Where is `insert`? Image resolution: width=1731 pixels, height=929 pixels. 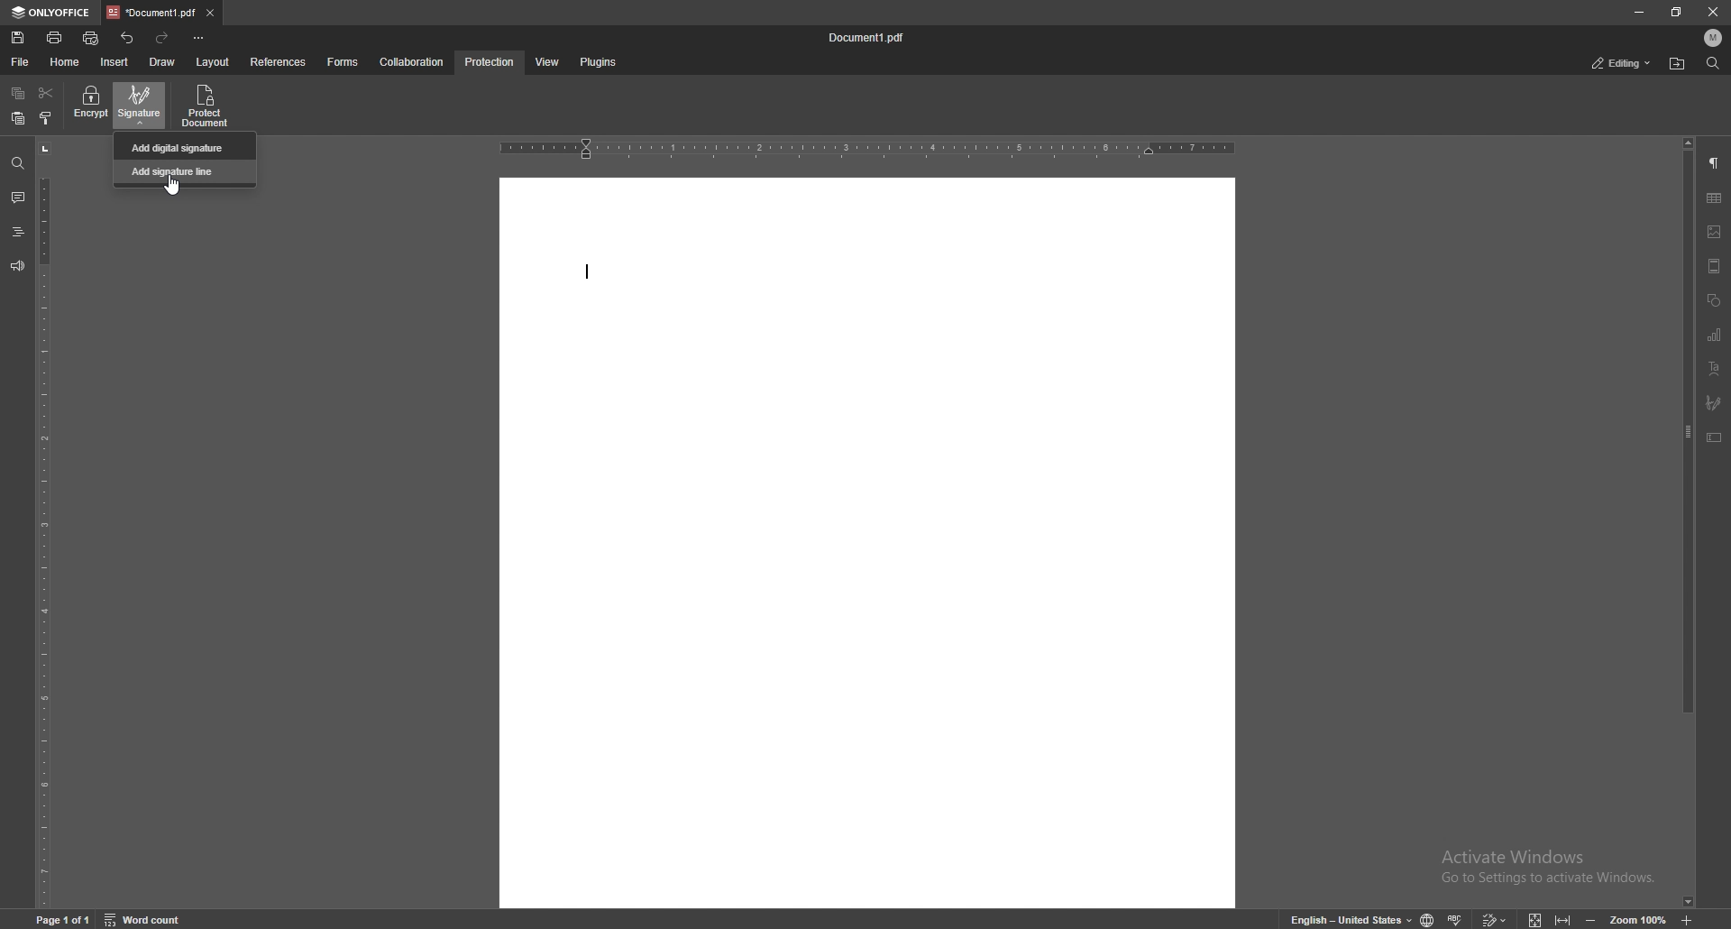
insert is located at coordinates (116, 62).